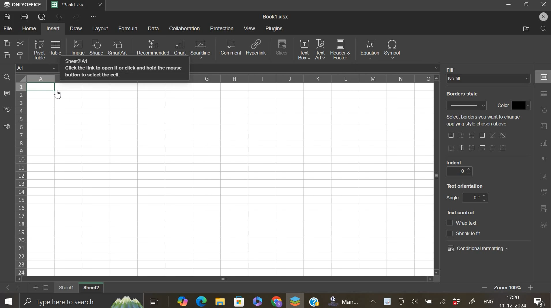  I want to click on text box, so click(303, 49).